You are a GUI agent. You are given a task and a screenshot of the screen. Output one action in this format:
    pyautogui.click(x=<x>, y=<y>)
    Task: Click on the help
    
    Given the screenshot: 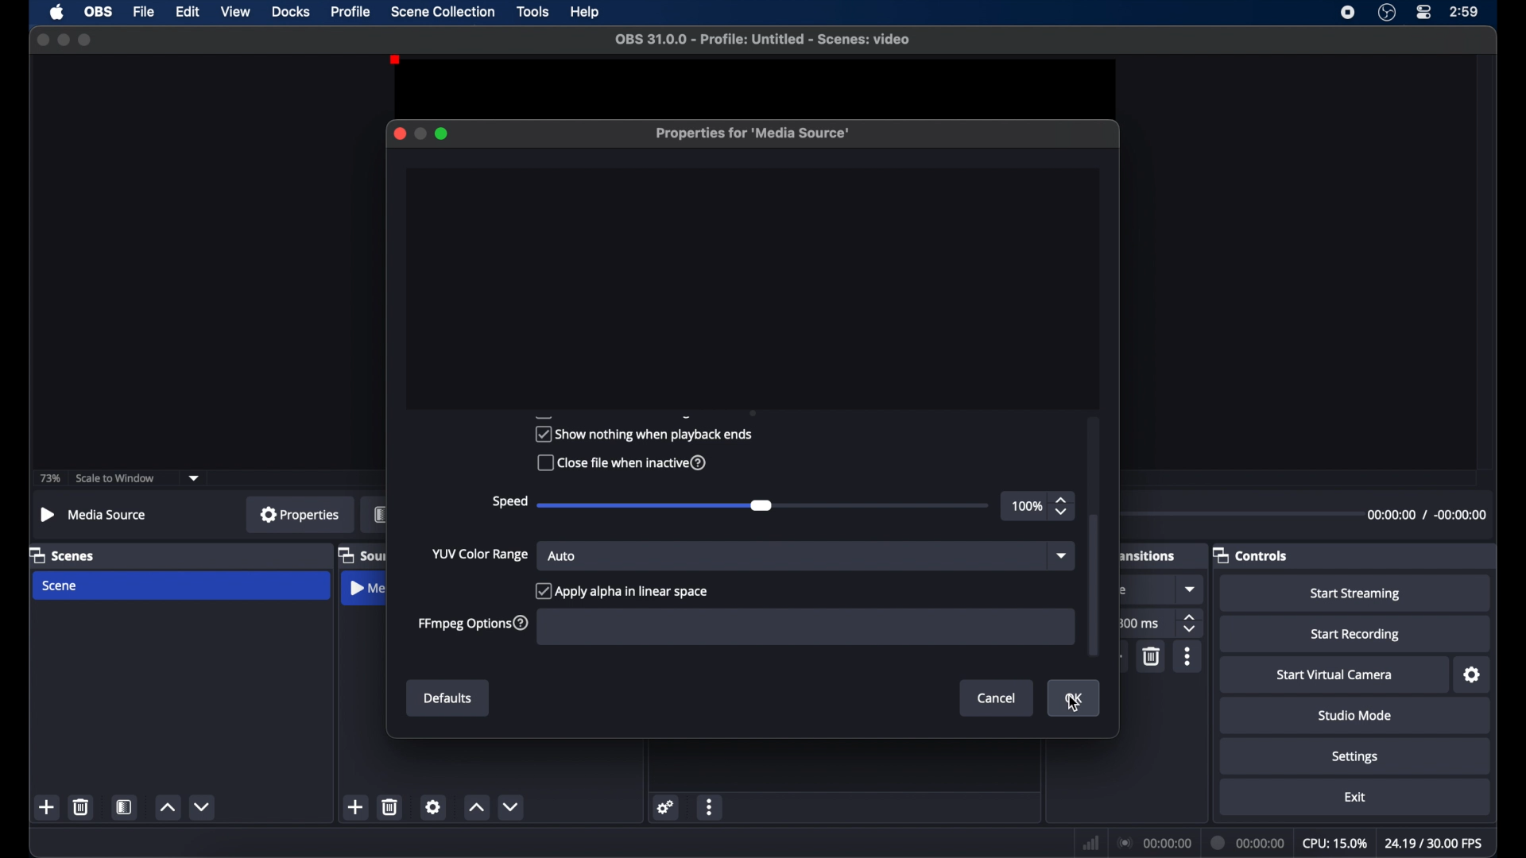 What is the action you would take?
    pyautogui.click(x=586, y=13)
    